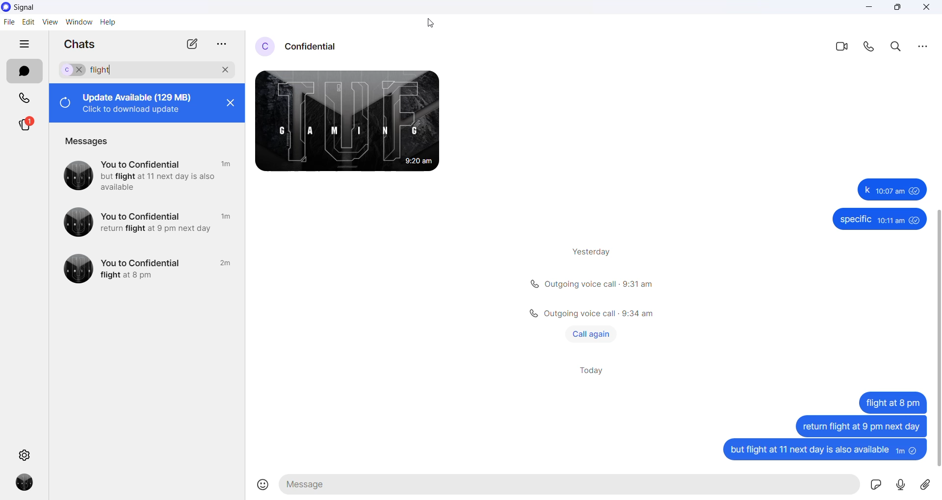 Image resolution: width=942 pixels, height=500 pixels. I want to click on cancel, so click(226, 68).